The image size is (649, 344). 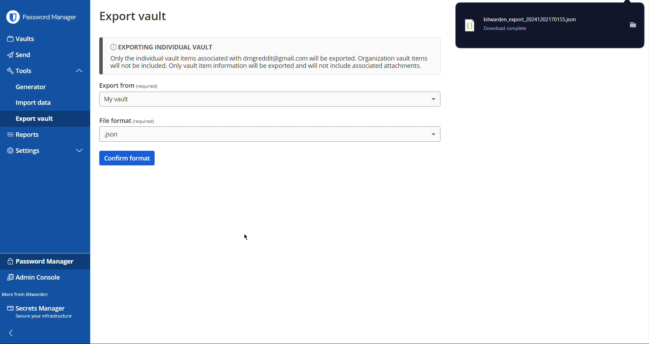 I want to click on Export vault, so click(x=46, y=120).